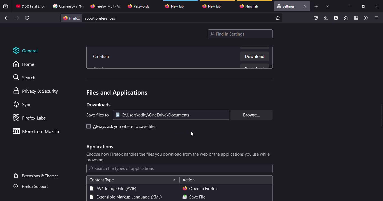 The height and width of the screenshot is (201, 383). What do you see at coordinates (305, 6) in the screenshot?
I see `close` at bounding box center [305, 6].